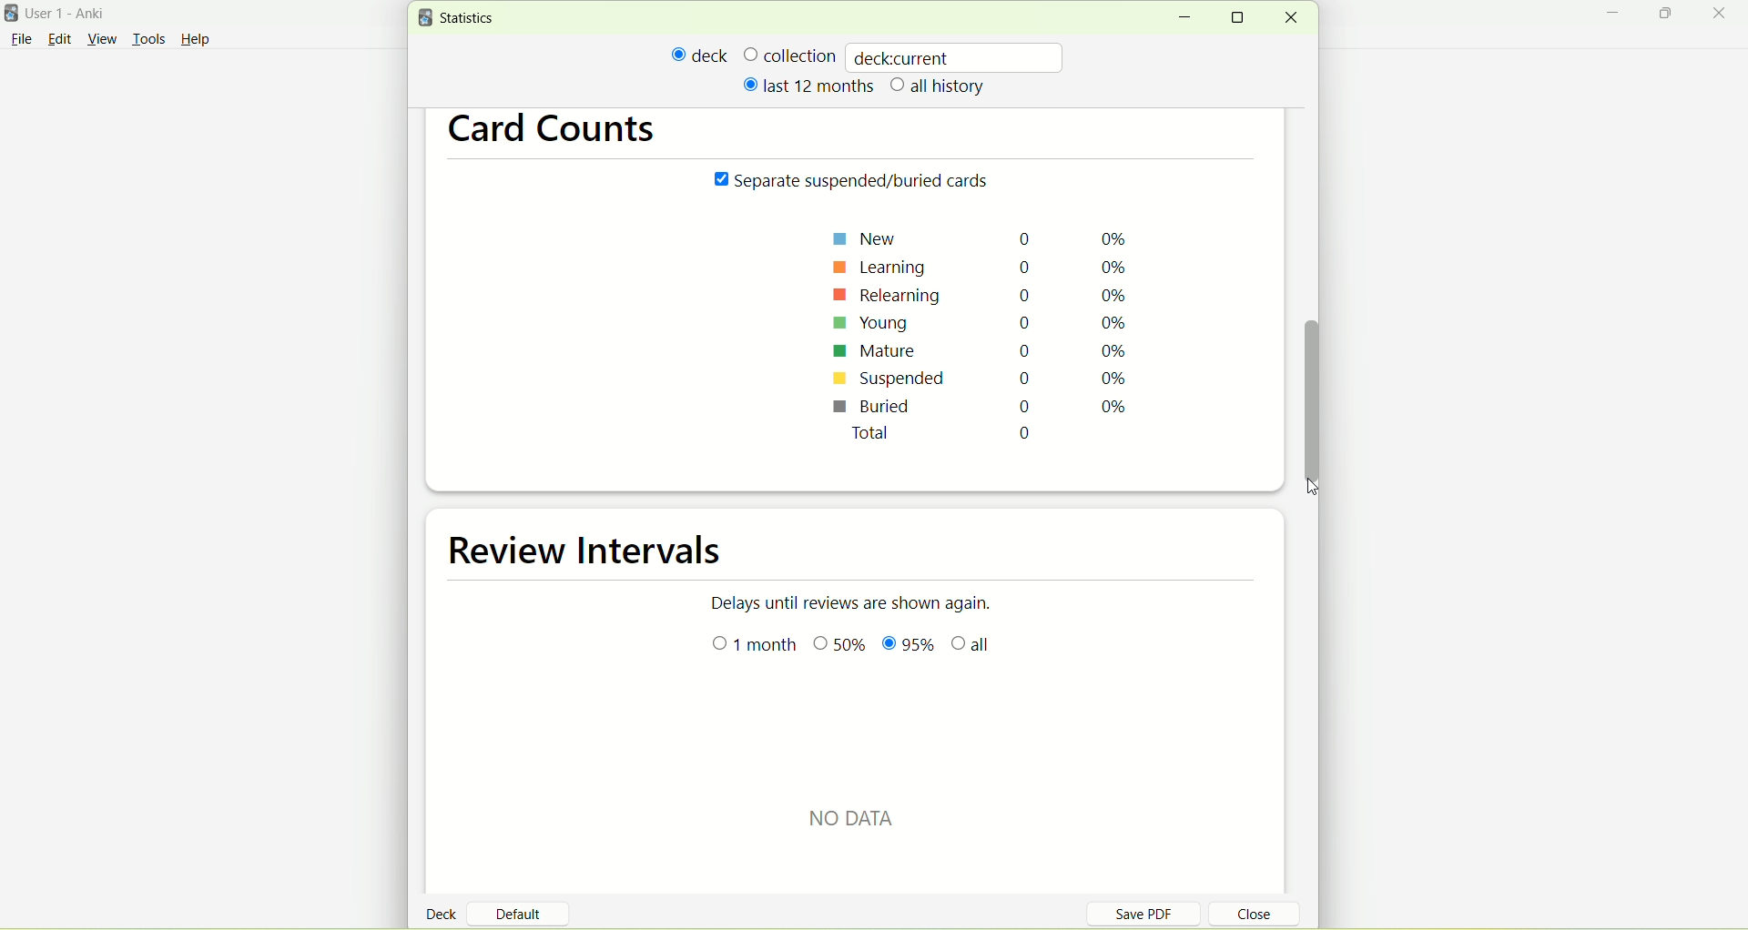 Image resolution: width=1748 pixels, height=930 pixels. What do you see at coordinates (982, 353) in the screenshot?
I see `mature 0 0%` at bounding box center [982, 353].